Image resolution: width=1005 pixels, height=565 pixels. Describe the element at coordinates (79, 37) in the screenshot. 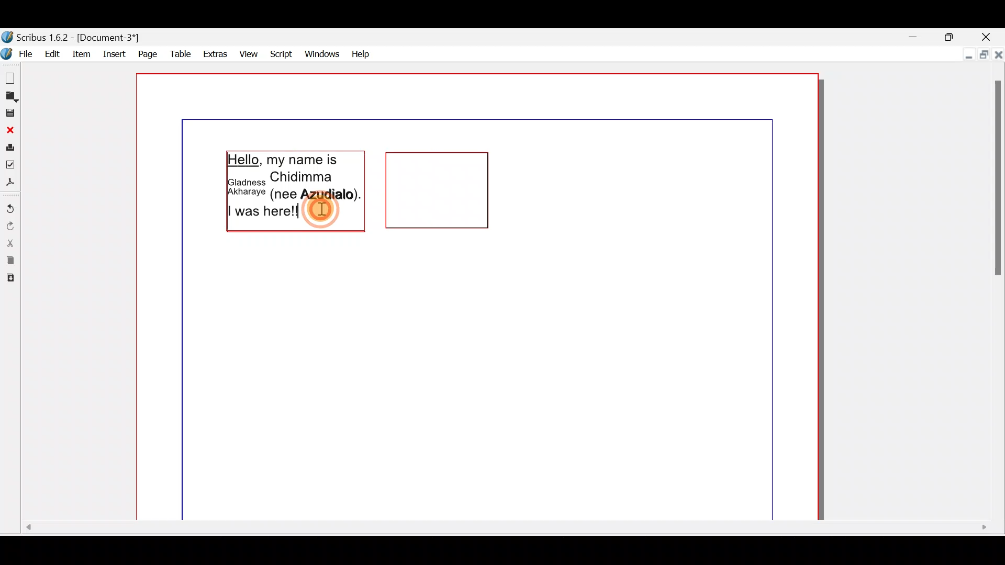

I see `Document name` at that location.